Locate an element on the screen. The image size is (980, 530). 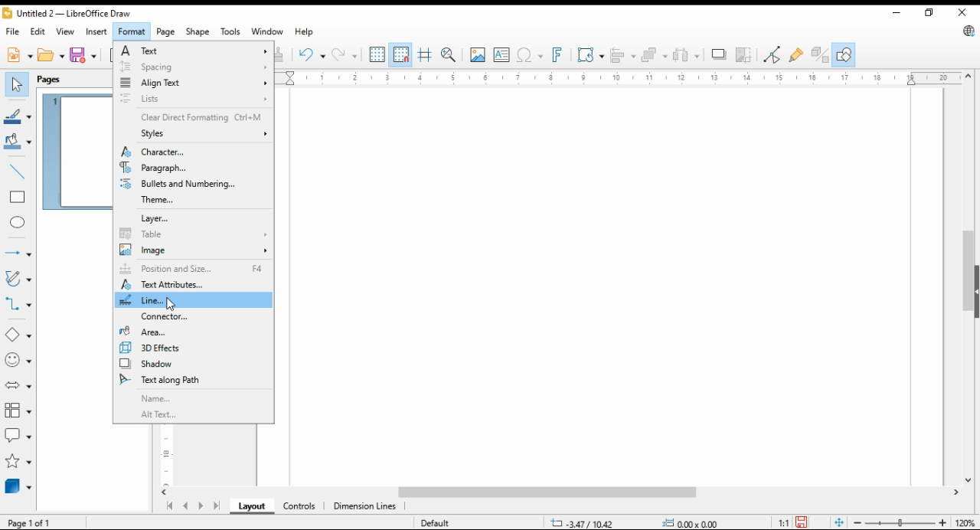
insert special characters is located at coordinates (528, 55).